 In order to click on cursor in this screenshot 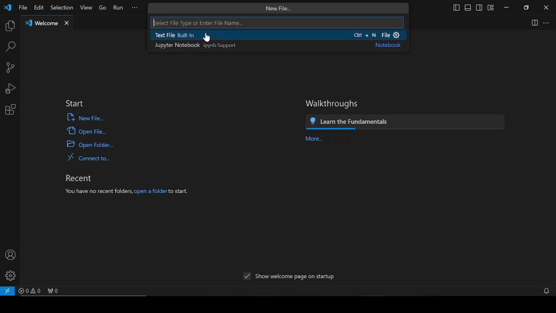, I will do `click(207, 36)`.